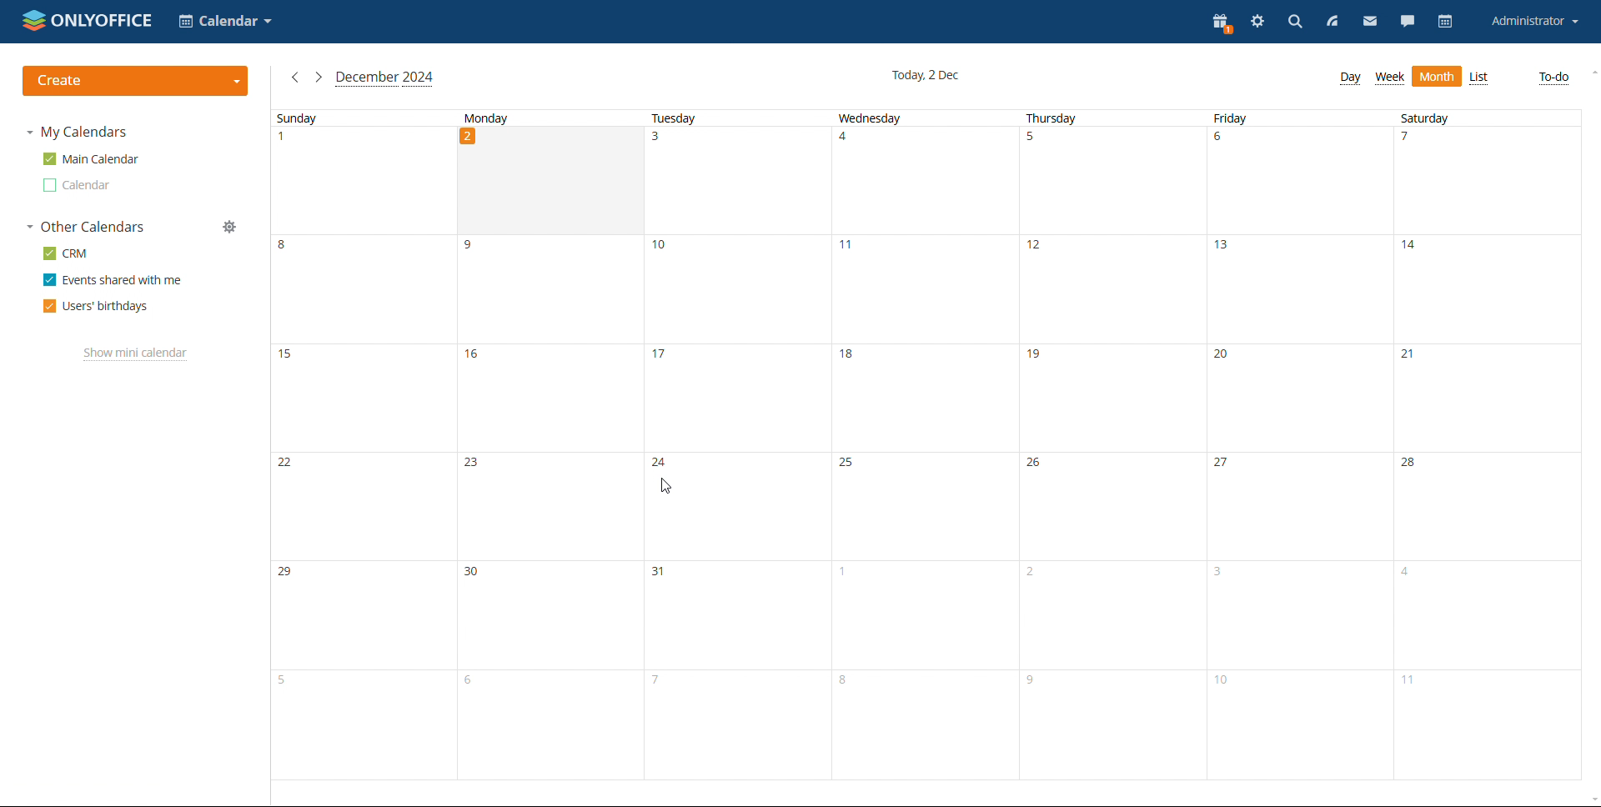  What do you see at coordinates (1225, 356) in the screenshot?
I see `20` at bounding box center [1225, 356].